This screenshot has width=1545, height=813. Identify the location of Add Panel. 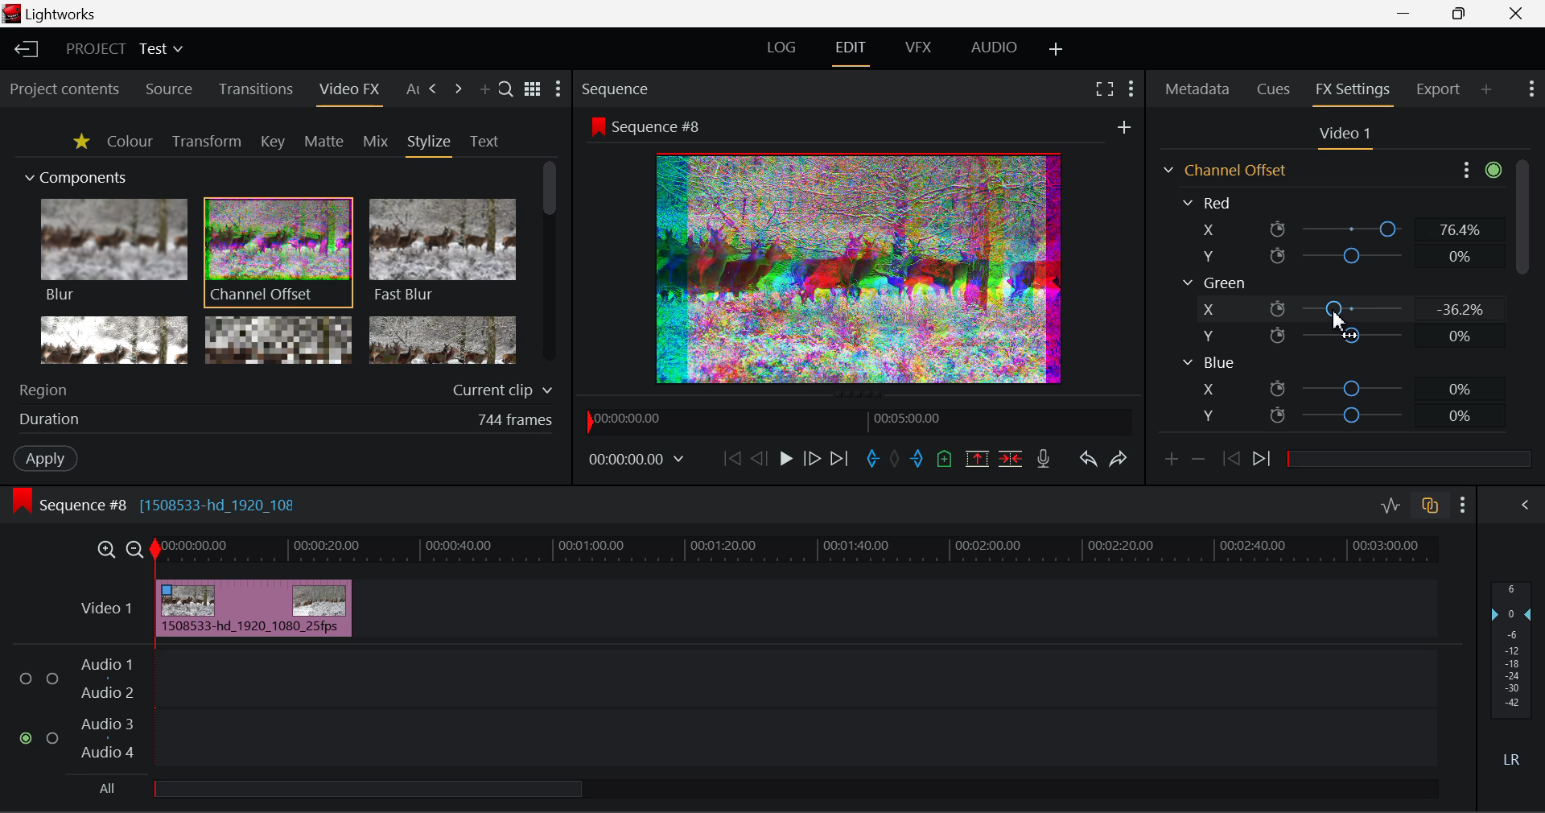
(484, 91).